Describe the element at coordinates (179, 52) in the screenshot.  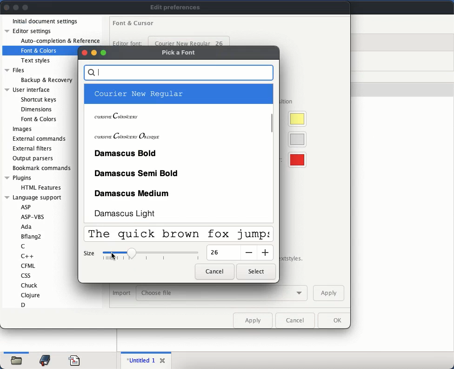
I see `pick a font` at that location.